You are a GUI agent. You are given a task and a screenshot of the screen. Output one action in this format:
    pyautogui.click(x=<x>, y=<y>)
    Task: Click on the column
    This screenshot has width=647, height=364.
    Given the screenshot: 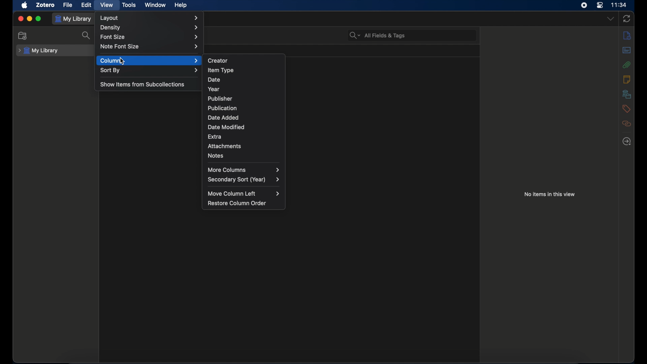 What is the action you would take?
    pyautogui.click(x=149, y=61)
    